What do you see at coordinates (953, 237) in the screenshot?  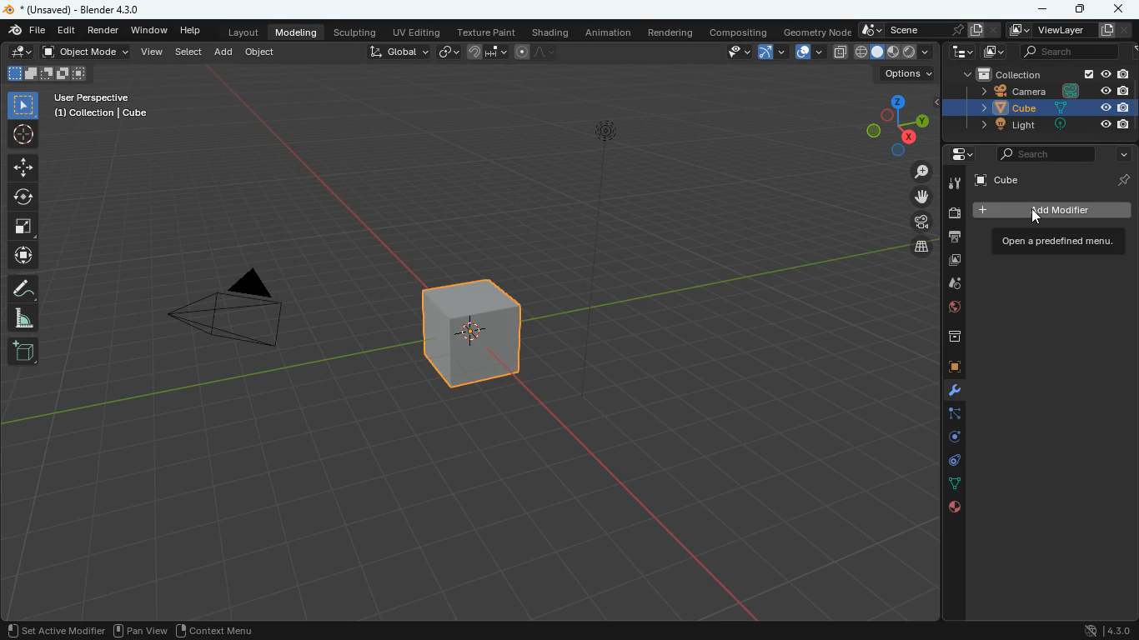 I see `print` at bounding box center [953, 237].